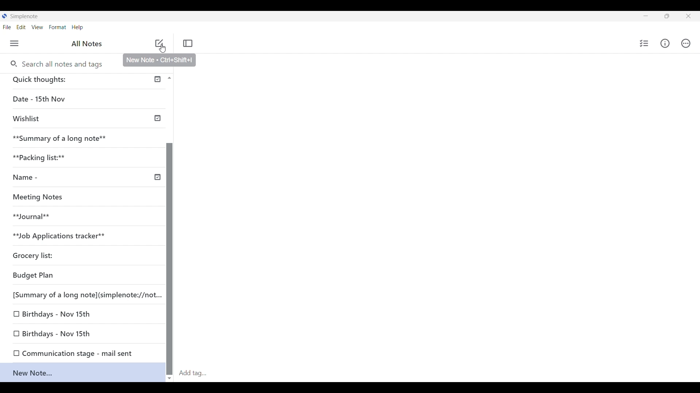 The height and width of the screenshot is (393, 700). Describe the element at coordinates (83, 98) in the screenshot. I see `Date - 15th Nov` at that location.